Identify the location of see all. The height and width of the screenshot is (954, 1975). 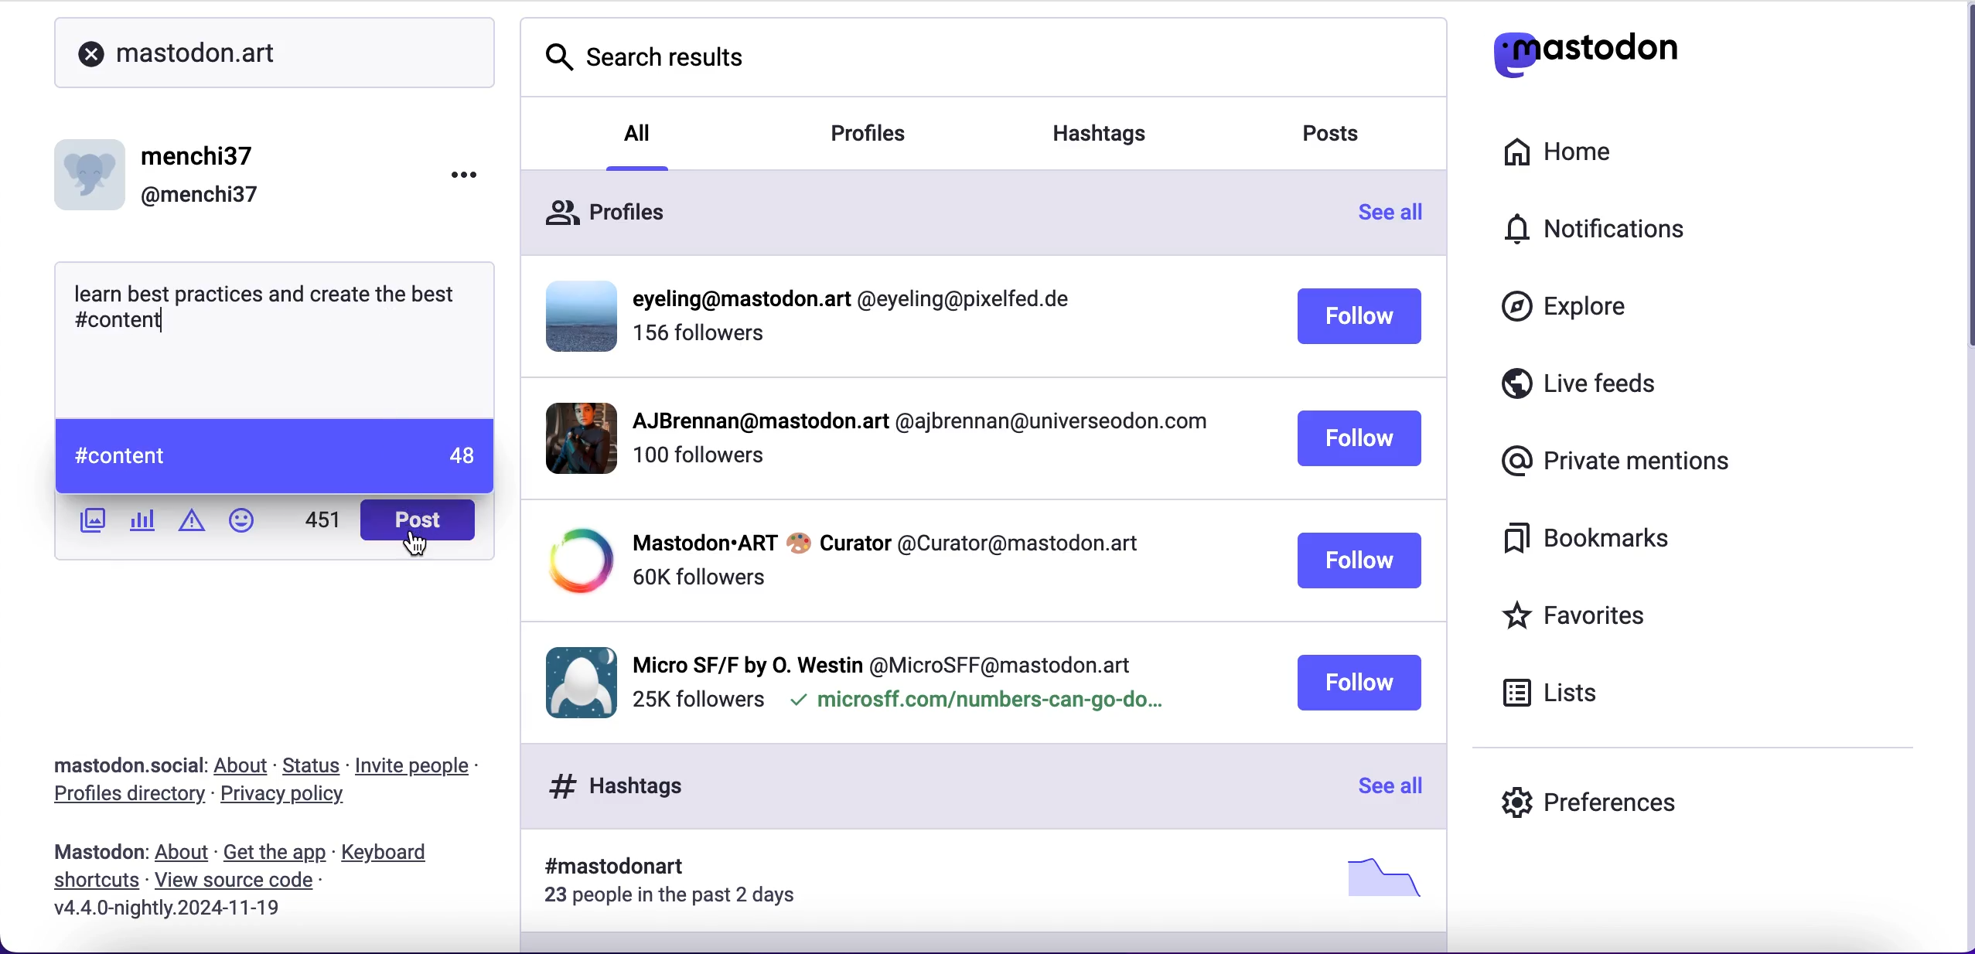
(1387, 788).